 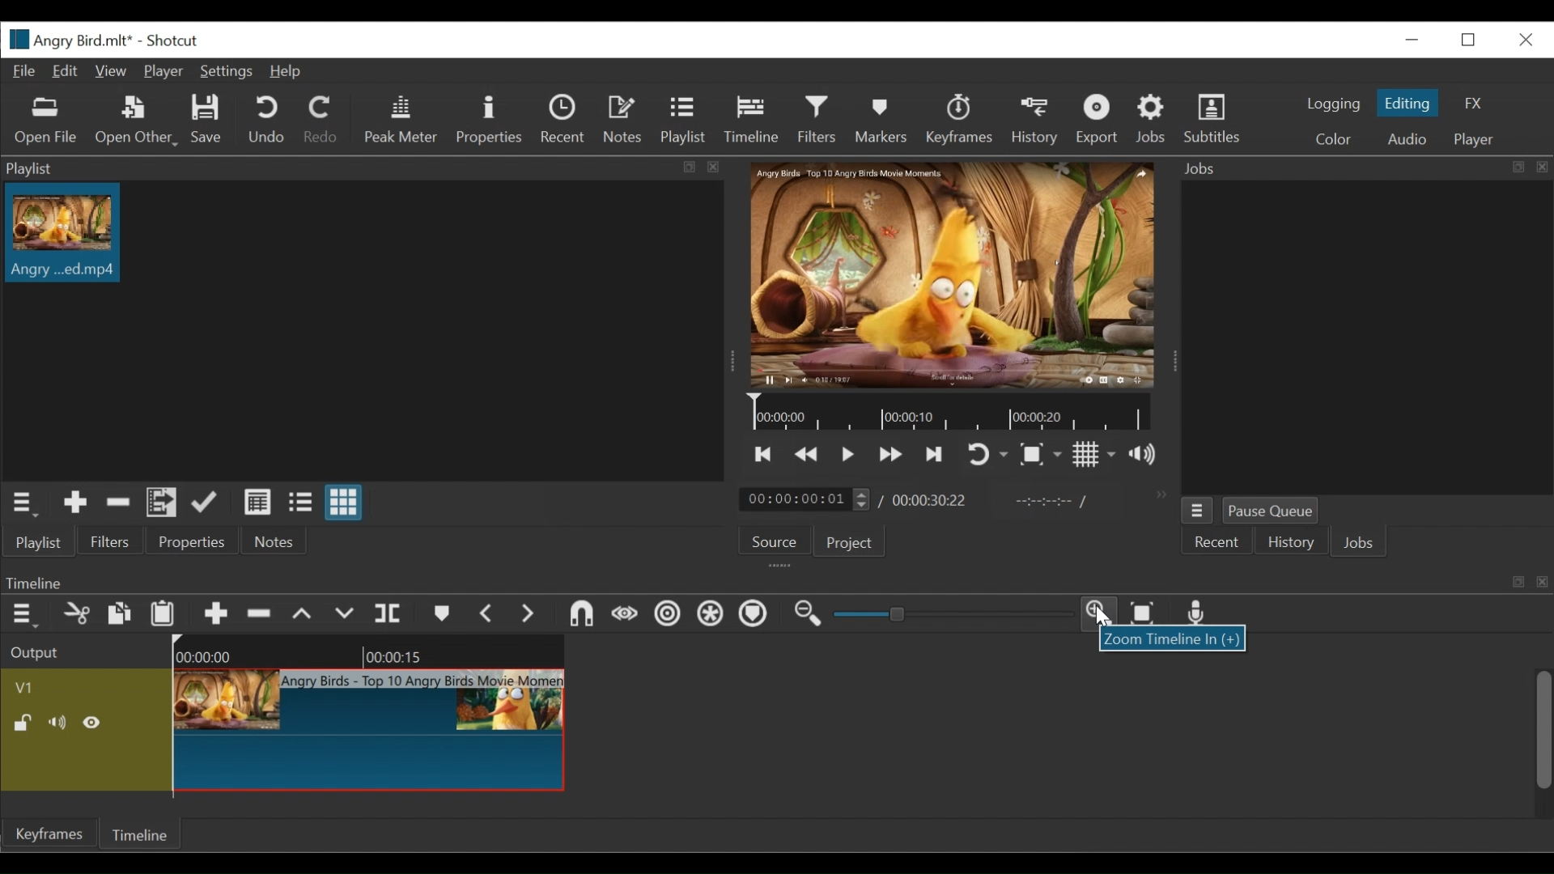 I want to click on Color, so click(x=1334, y=138).